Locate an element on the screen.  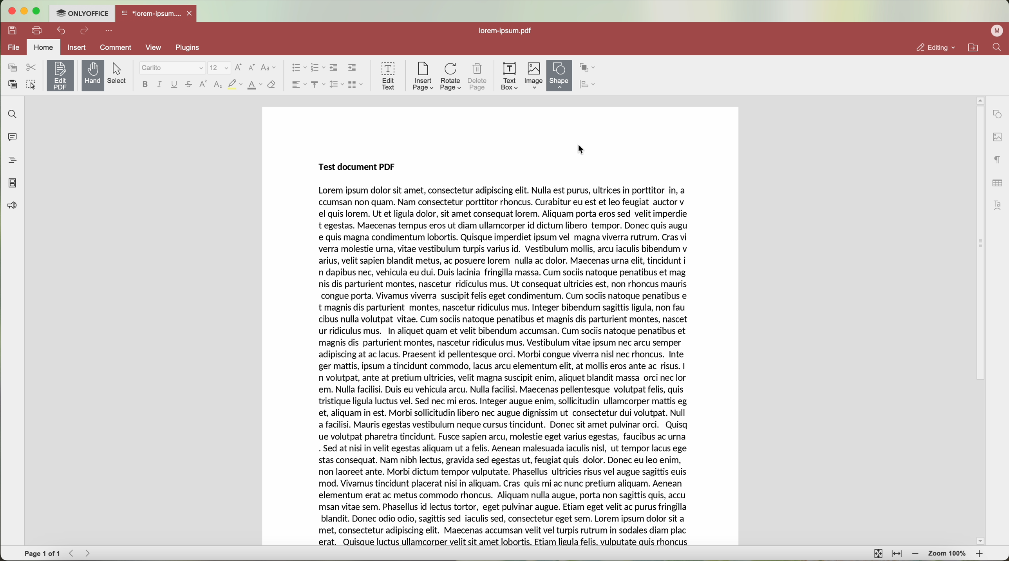
font type is located at coordinates (172, 68).